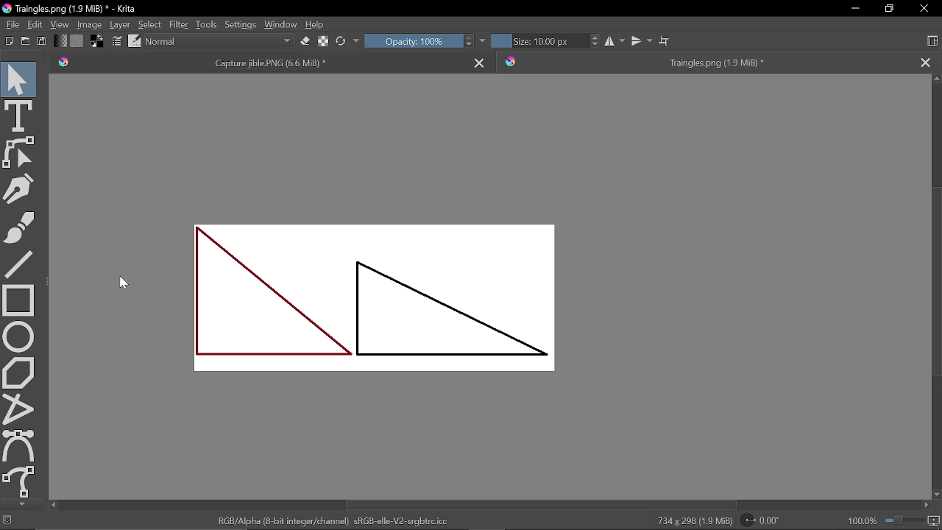  Describe the element at coordinates (924, 8) in the screenshot. I see `Close` at that location.